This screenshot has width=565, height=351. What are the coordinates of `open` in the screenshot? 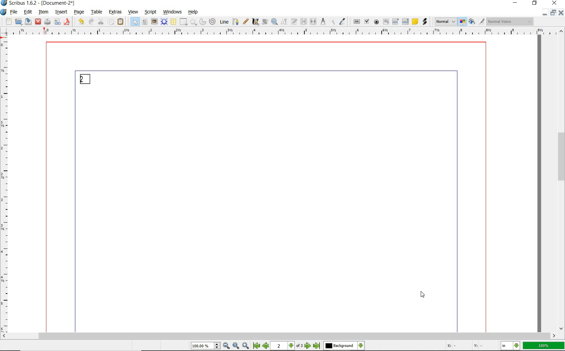 It's located at (19, 22).